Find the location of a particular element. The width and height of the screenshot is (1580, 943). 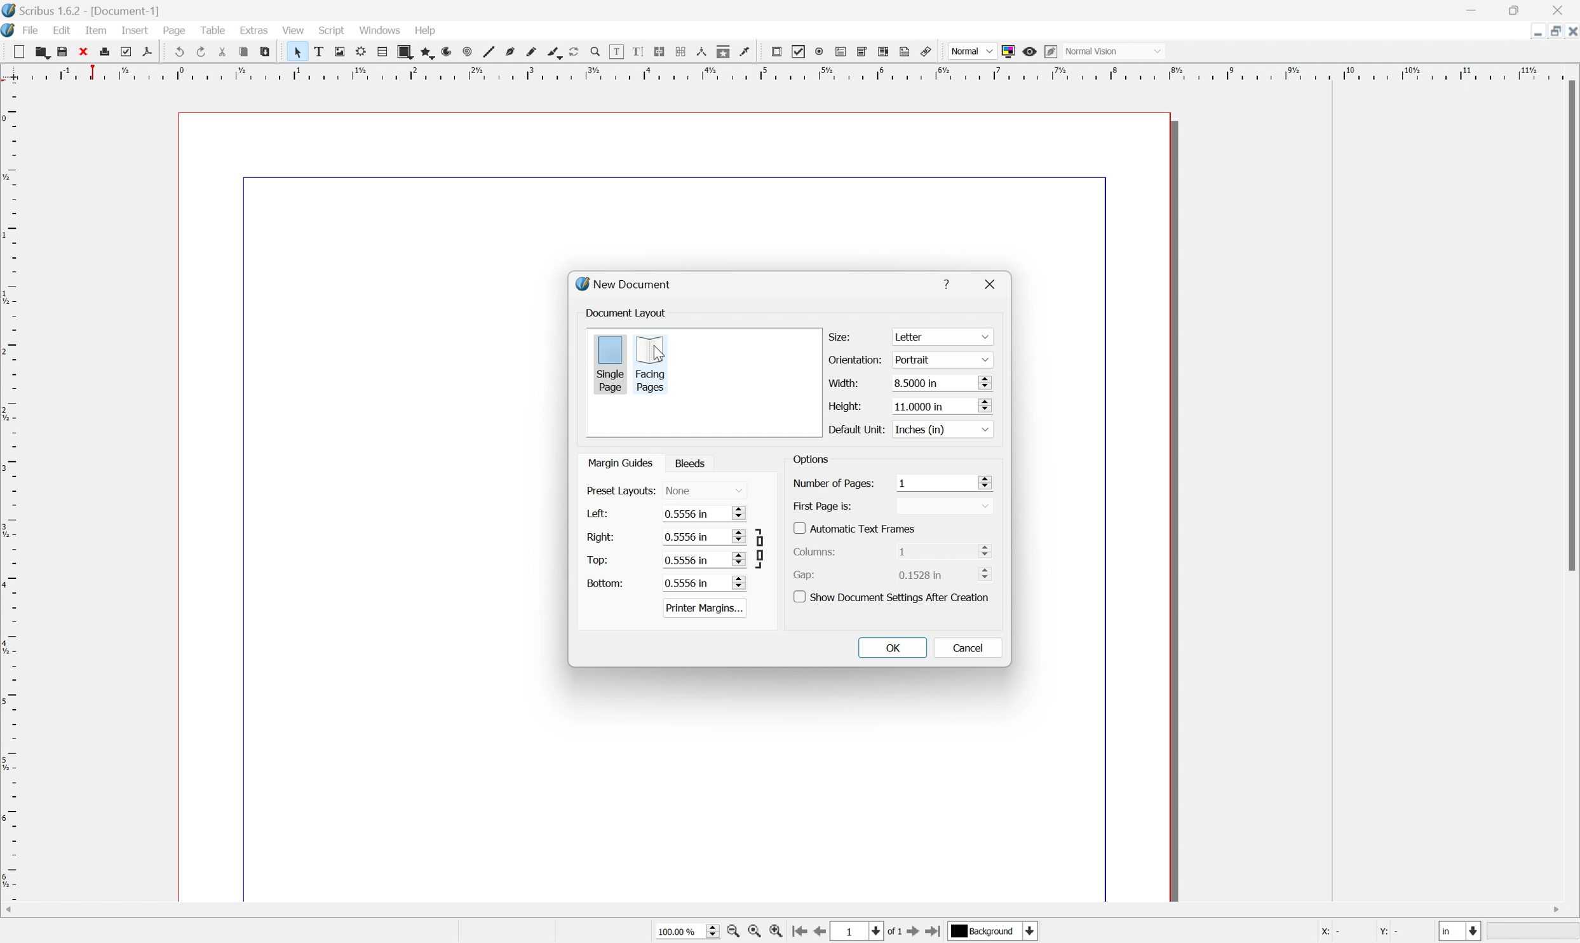

facing pages is located at coordinates (651, 363).